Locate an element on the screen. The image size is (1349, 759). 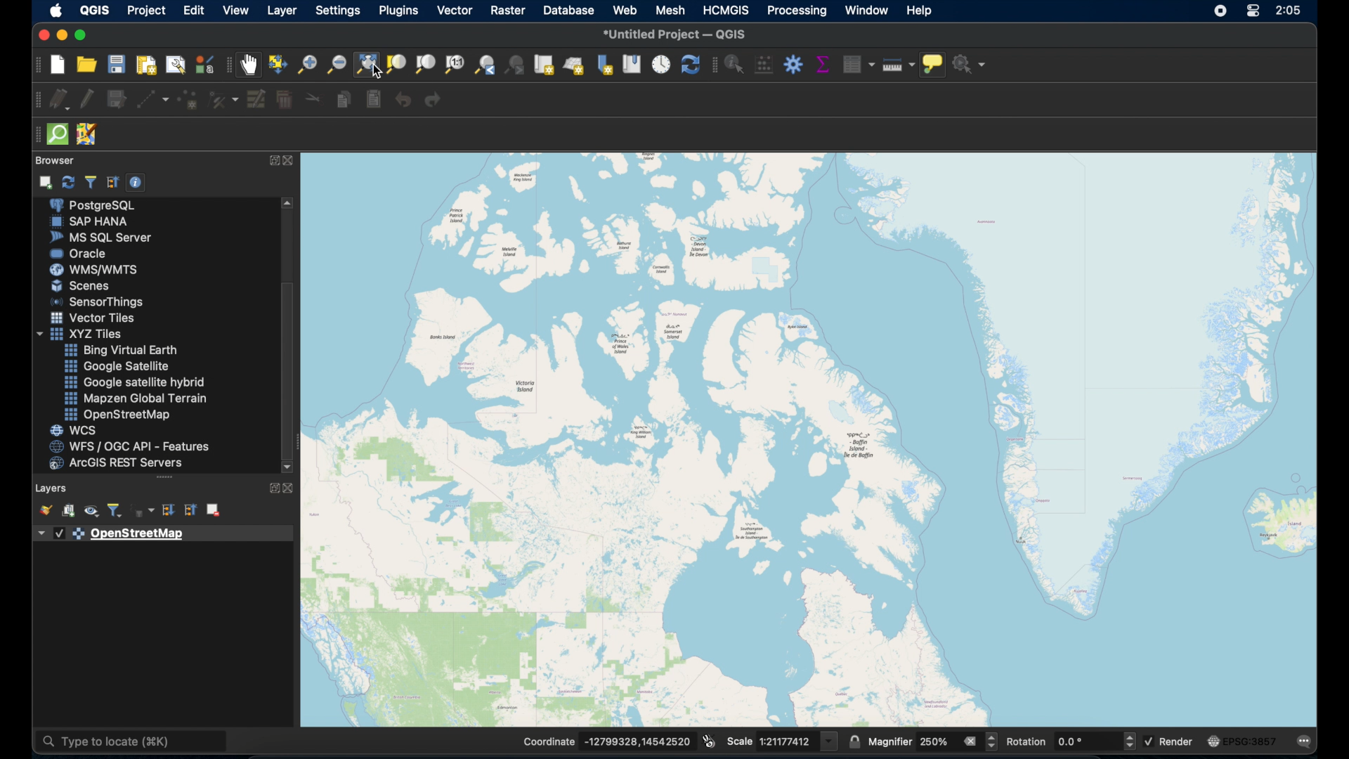
minimize is located at coordinates (63, 36).